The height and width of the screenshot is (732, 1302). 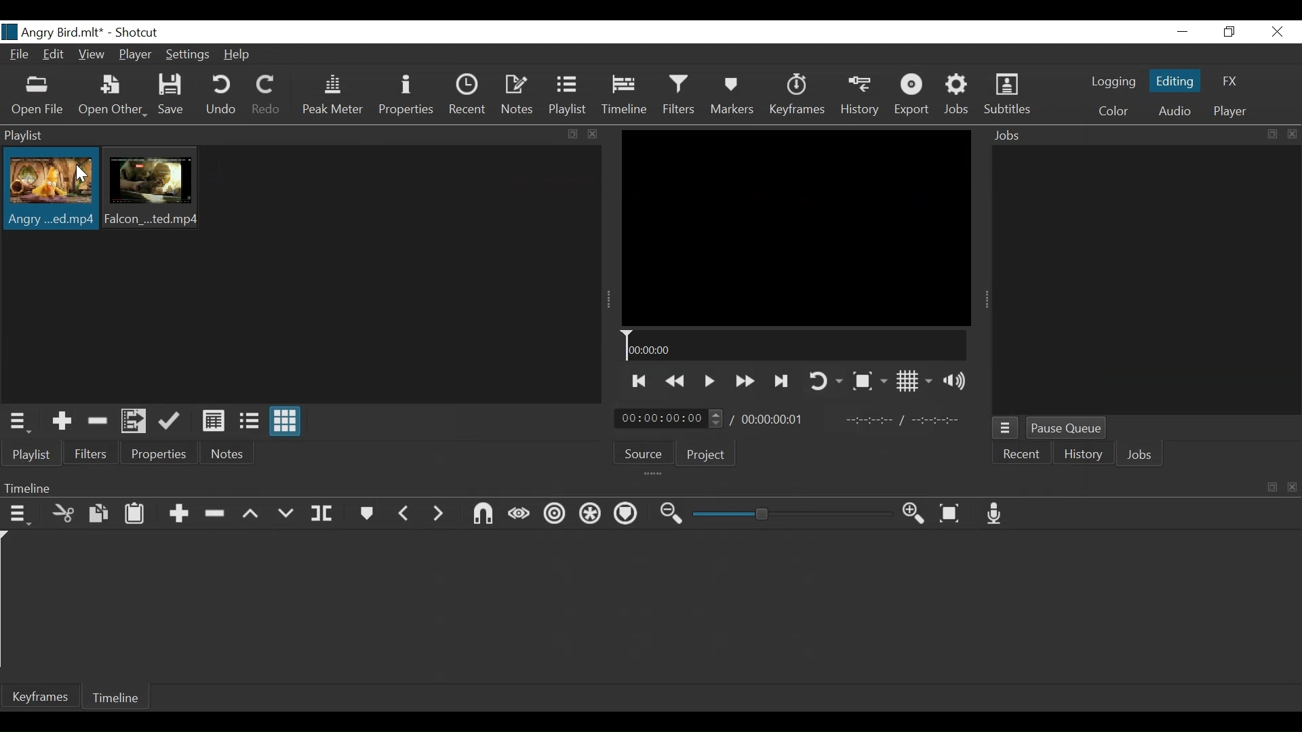 I want to click on Overwrite, so click(x=290, y=513).